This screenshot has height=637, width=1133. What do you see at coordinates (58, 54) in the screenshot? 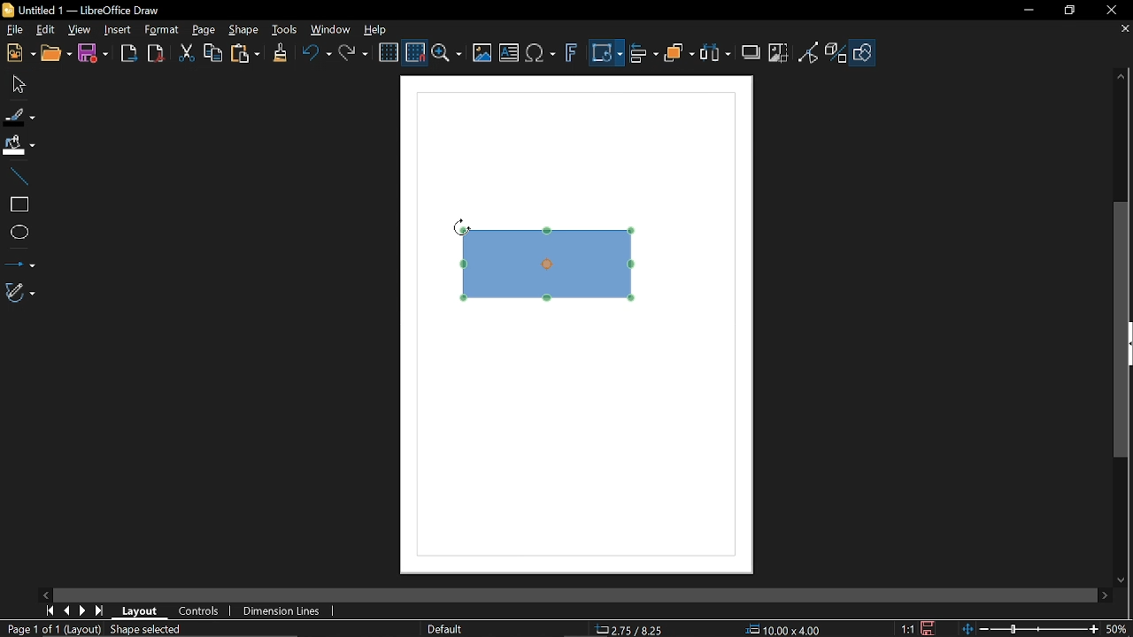
I see `Open` at bounding box center [58, 54].